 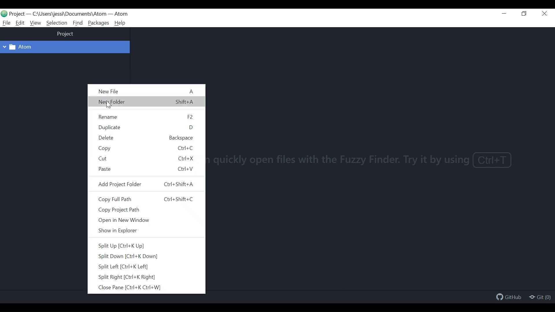 What do you see at coordinates (179, 198) in the screenshot?
I see `Ctrl+Shift+C` at bounding box center [179, 198].